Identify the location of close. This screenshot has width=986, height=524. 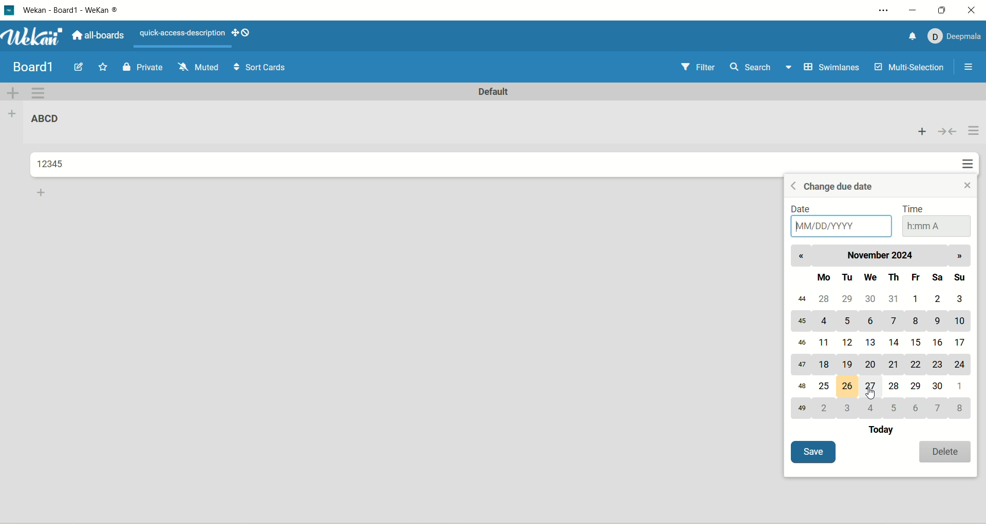
(974, 10).